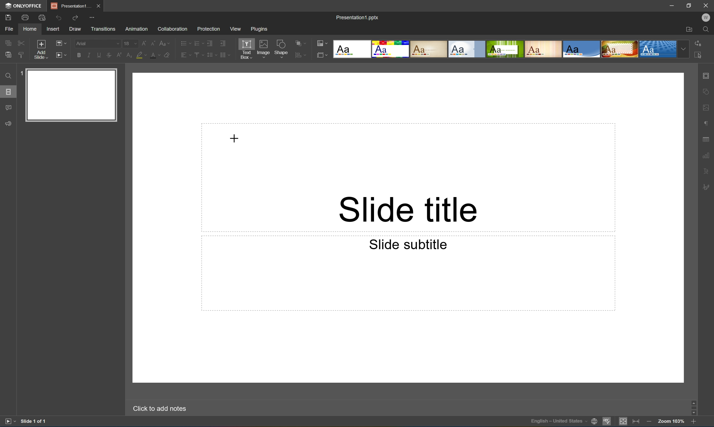  Describe the element at coordinates (707, 140) in the screenshot. I see `table settings` at that location.